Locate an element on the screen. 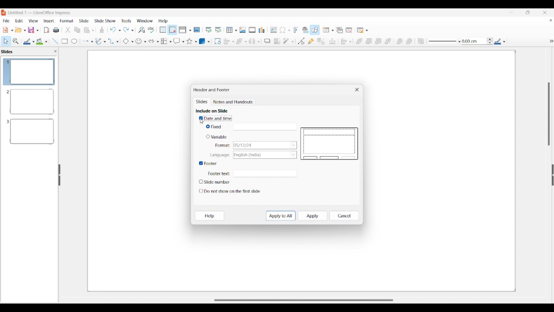 Image resolution: width=554 pixels, height=312 pixels. Slide 1 is located at coordinates (28, 72).